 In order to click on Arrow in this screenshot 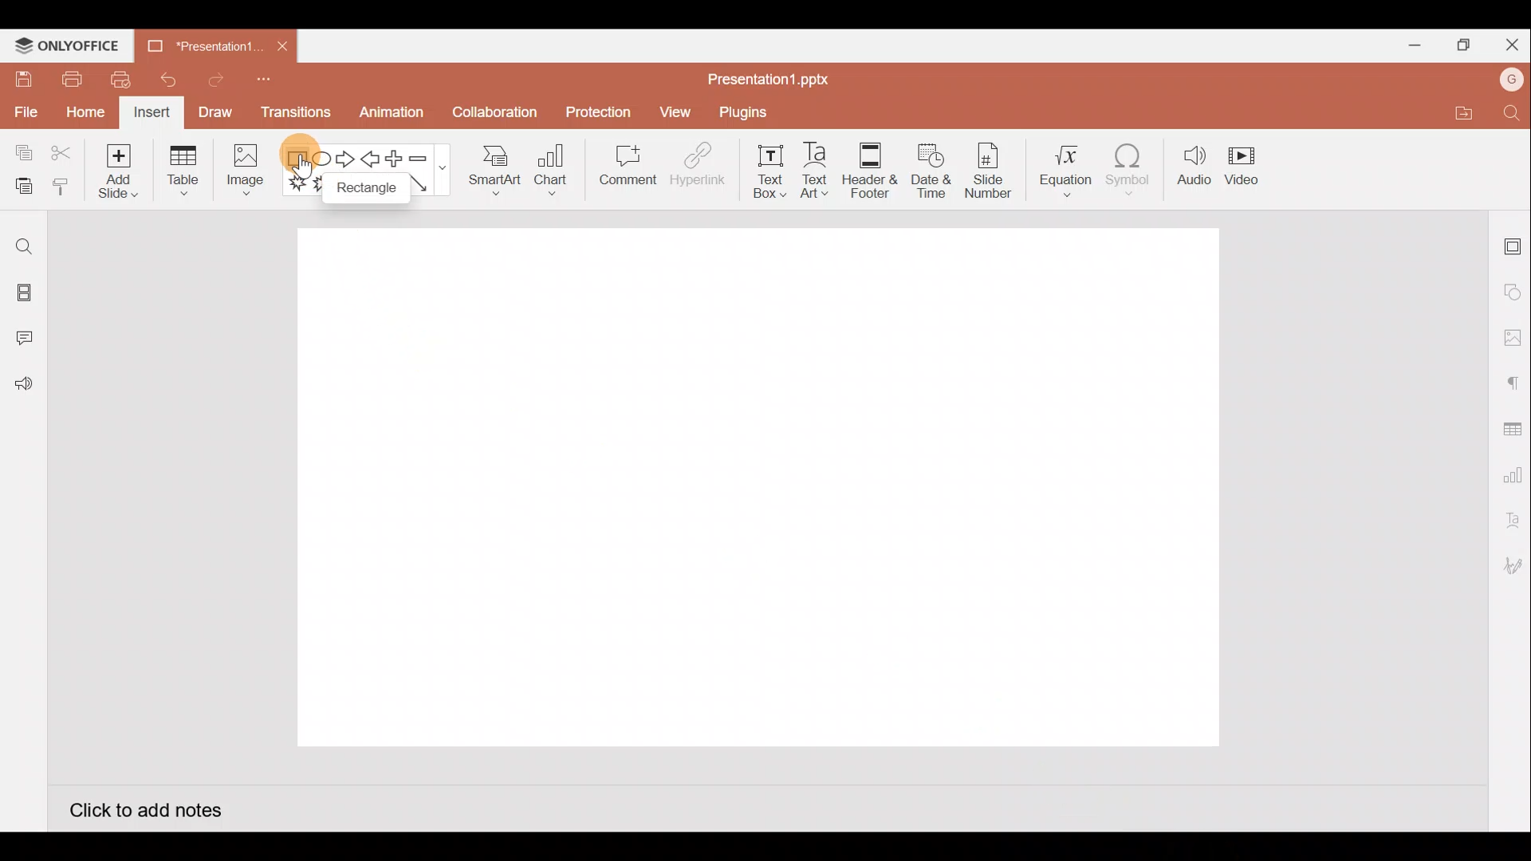, I will do `click(431, 183)`.